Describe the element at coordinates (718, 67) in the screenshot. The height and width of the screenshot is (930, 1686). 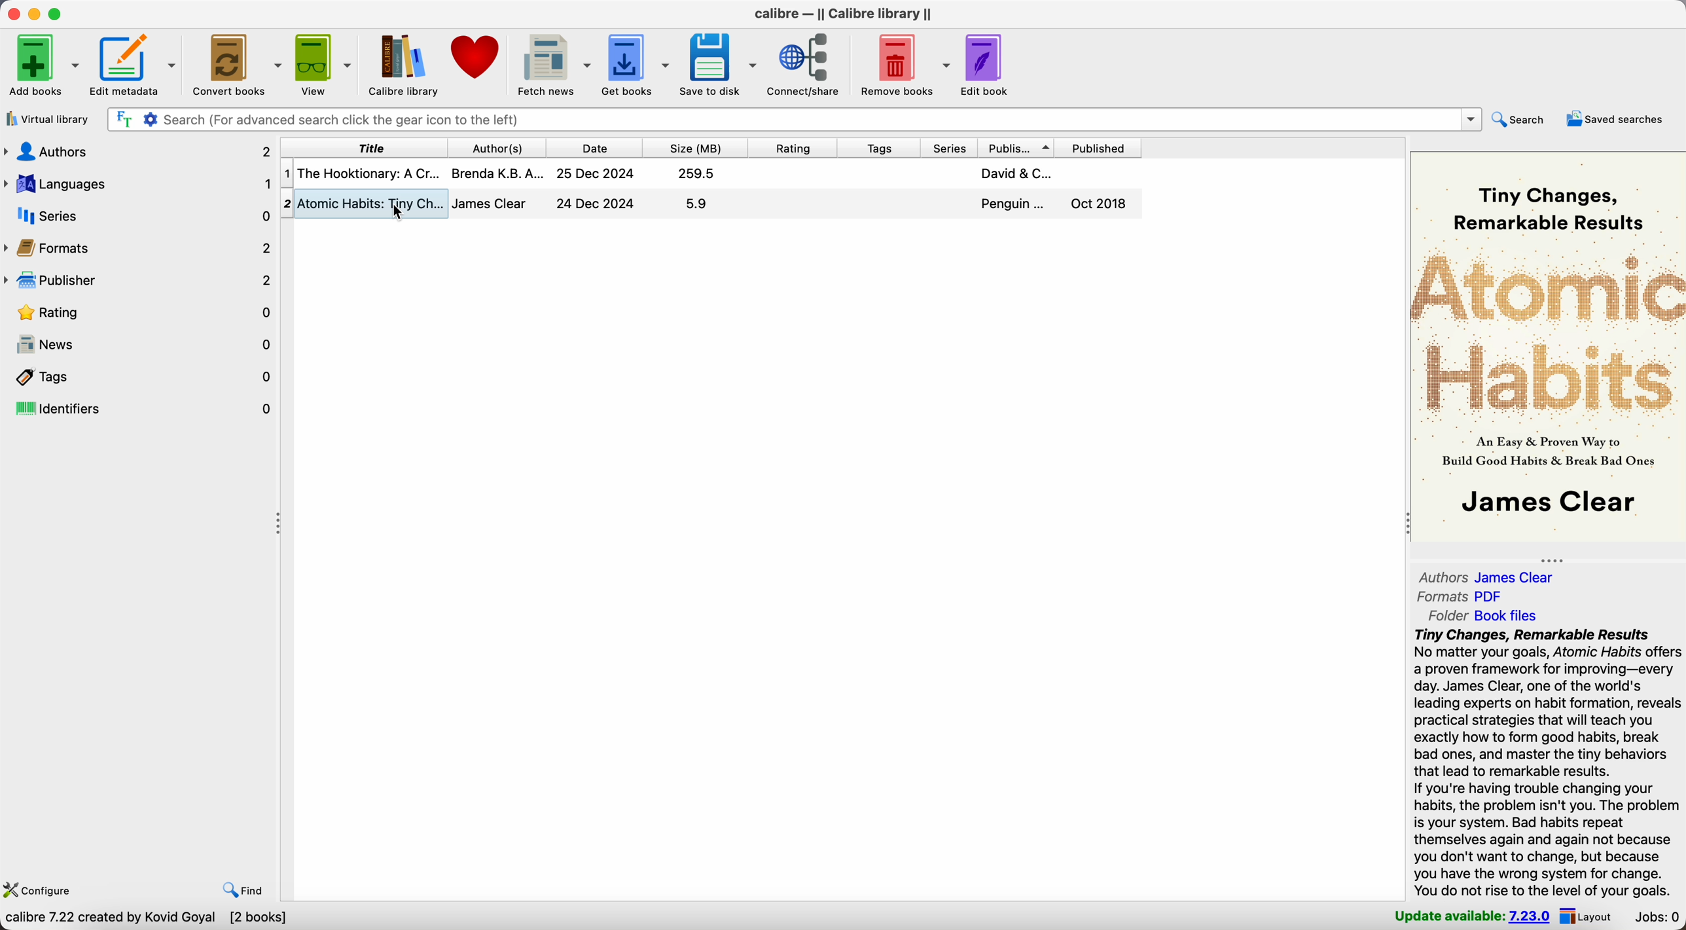
I see `save to disk` at that location.